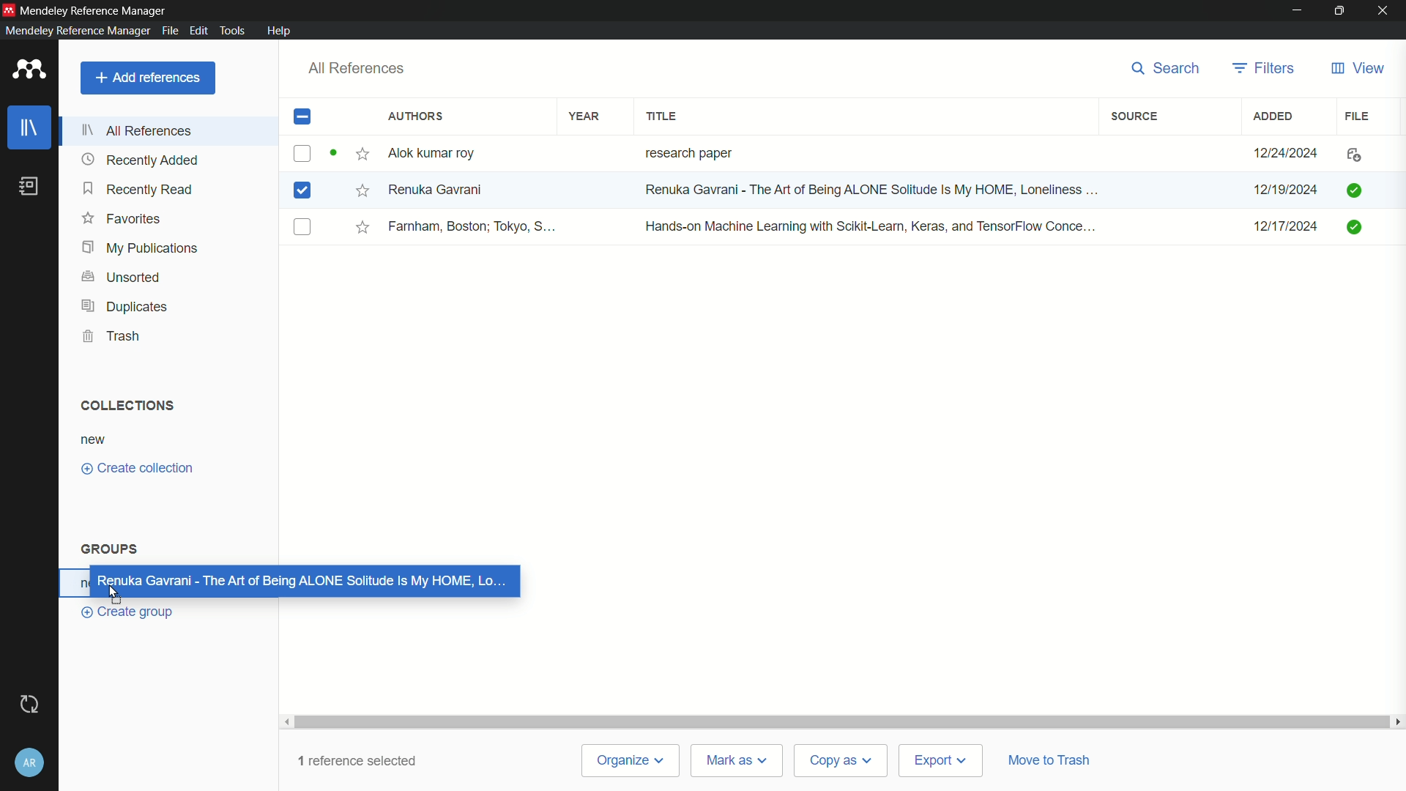  I want to click on create collection, so click(138, 469).